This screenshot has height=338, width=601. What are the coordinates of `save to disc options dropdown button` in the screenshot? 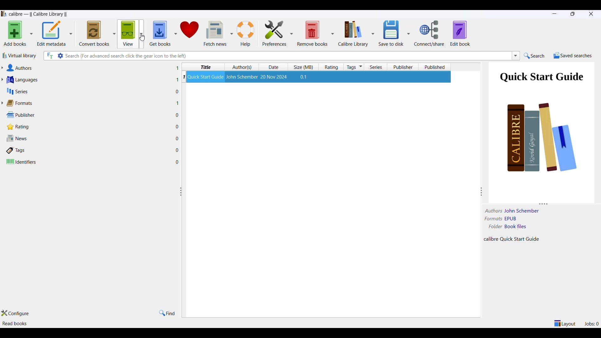 It's located at (408, 33).